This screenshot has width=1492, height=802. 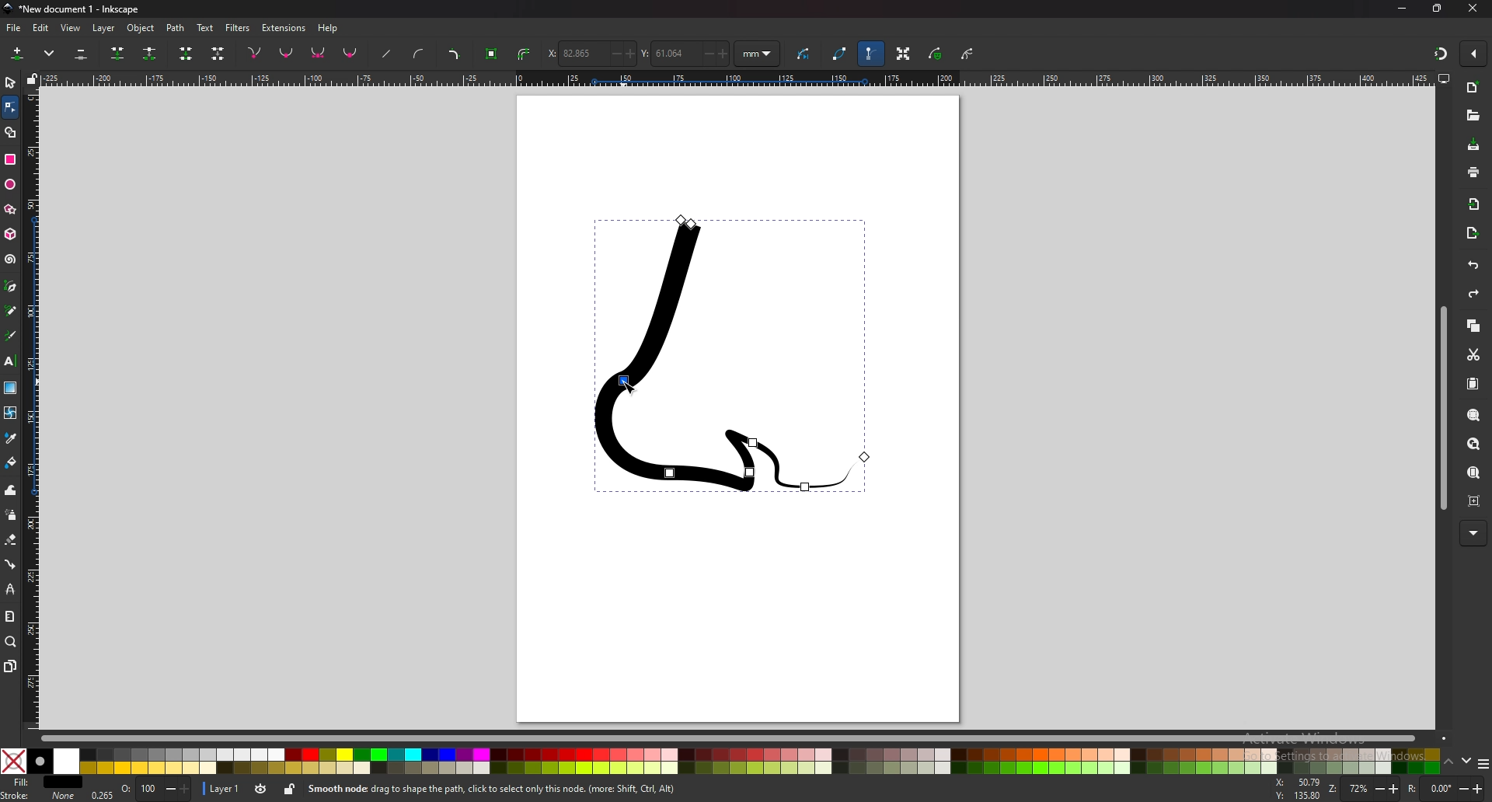 I want to click on paste, so click(x=1472, y=384).